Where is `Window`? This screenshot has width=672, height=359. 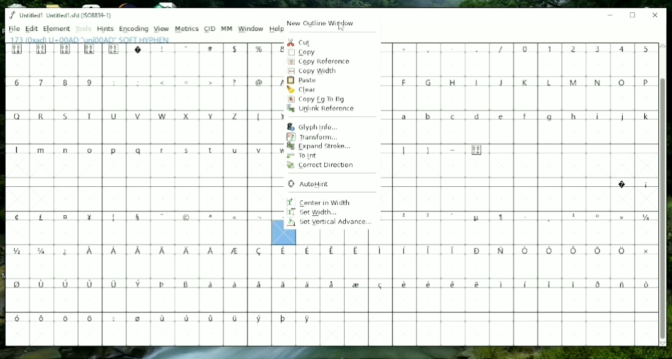
Window is located at coordinates (250, 29).